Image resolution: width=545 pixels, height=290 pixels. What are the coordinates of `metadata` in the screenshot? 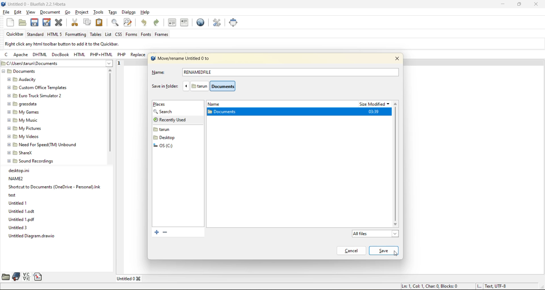 It's located at (455, 286).